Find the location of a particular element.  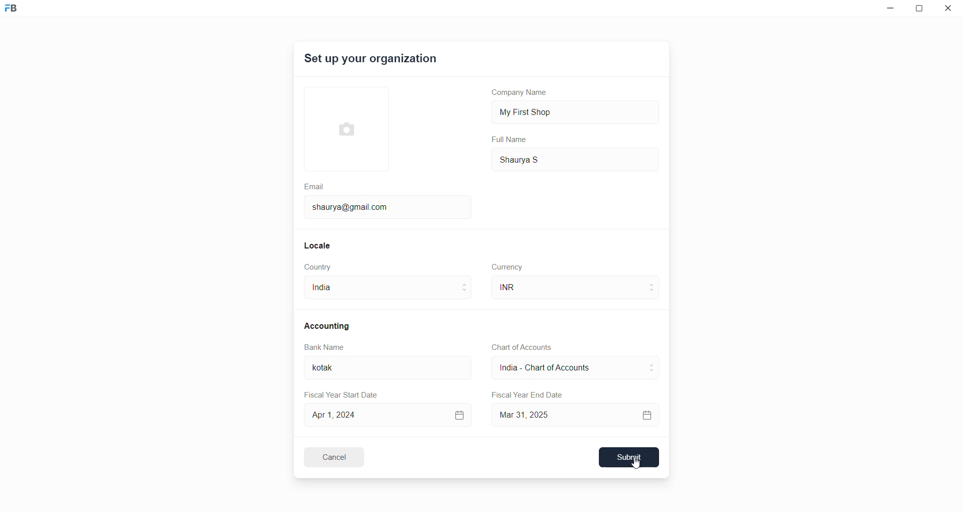

move to below currency is located at coordinates (654, 293).